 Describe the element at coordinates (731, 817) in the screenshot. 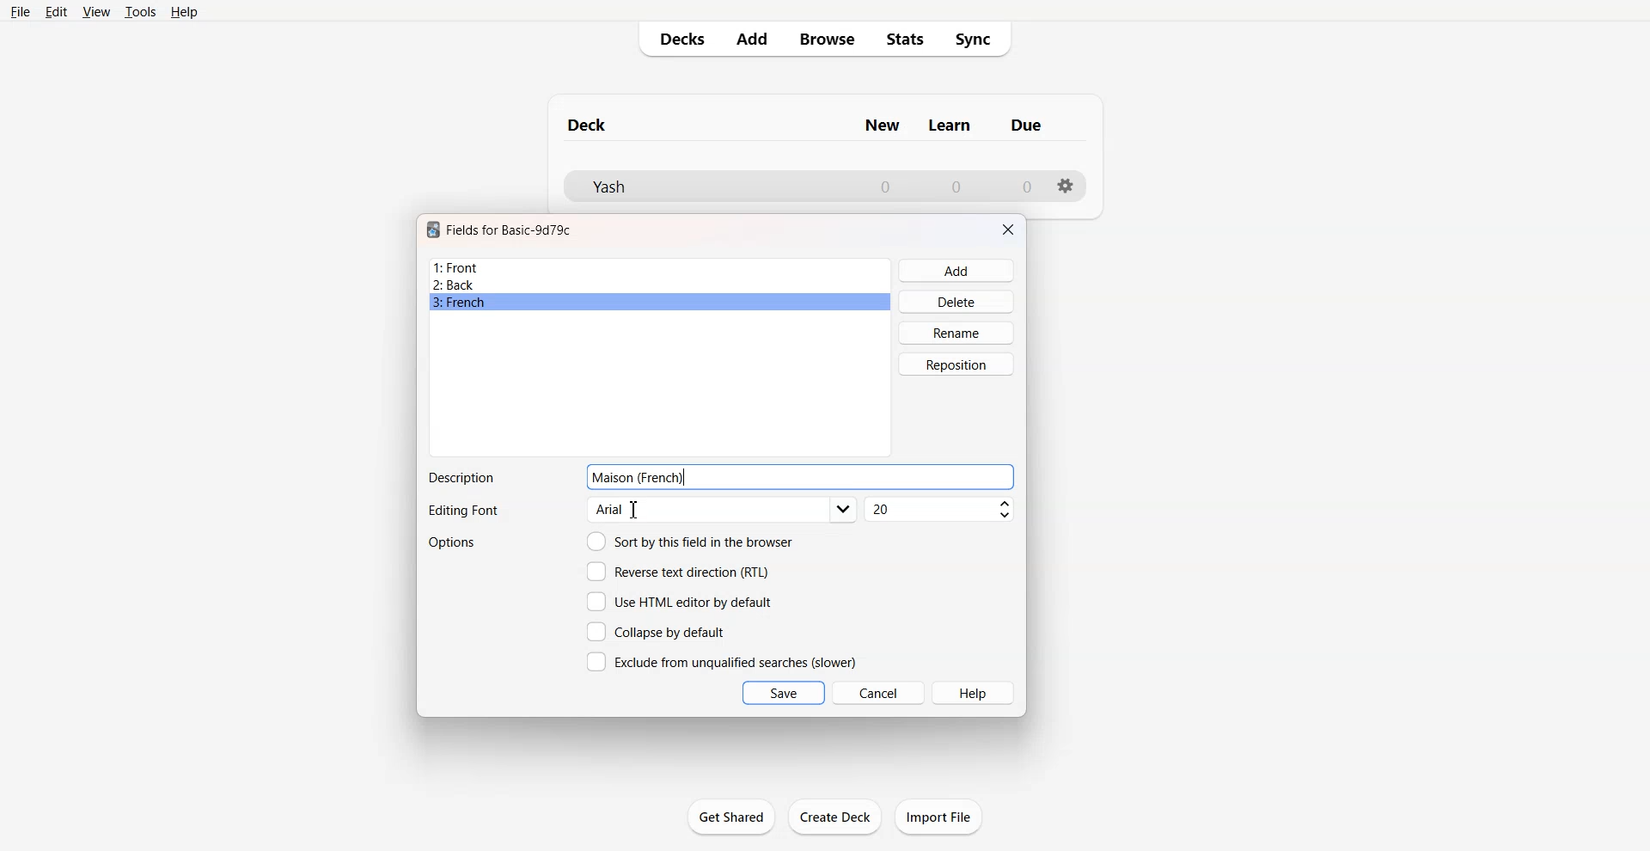

I see `Get Shared` at that location.